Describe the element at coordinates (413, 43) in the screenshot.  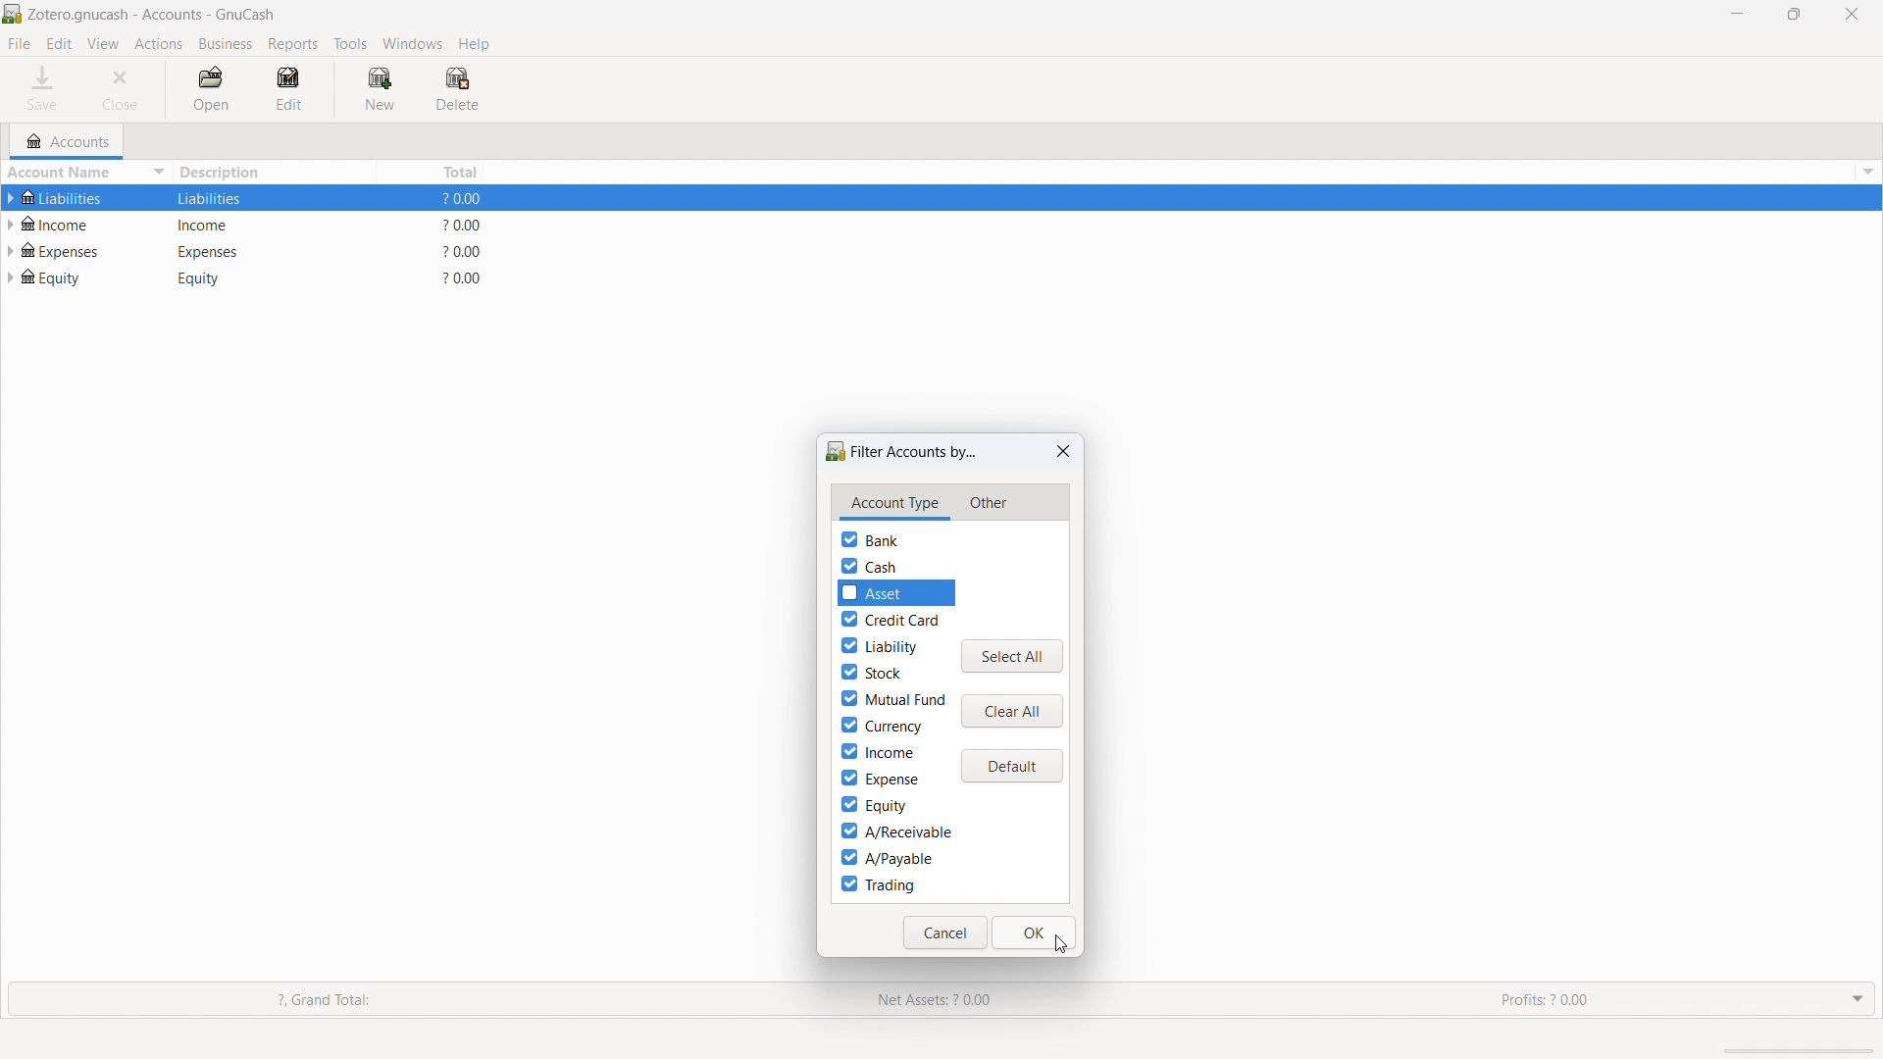
I see `windows` at that location.